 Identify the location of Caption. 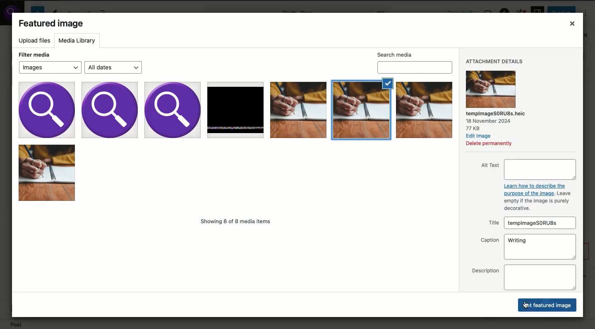
(540, 248).